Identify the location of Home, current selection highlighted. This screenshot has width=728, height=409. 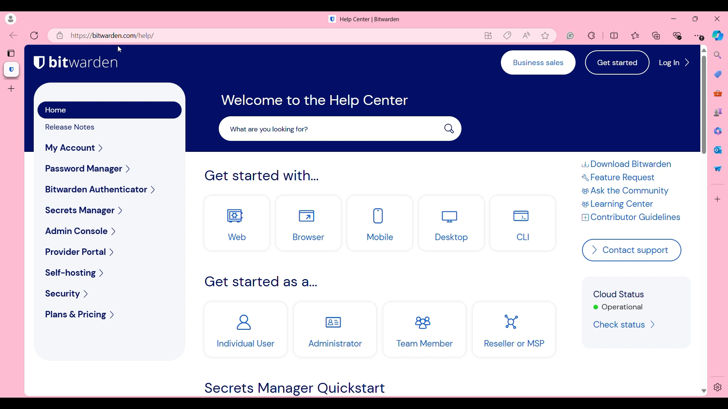
(110, 110).